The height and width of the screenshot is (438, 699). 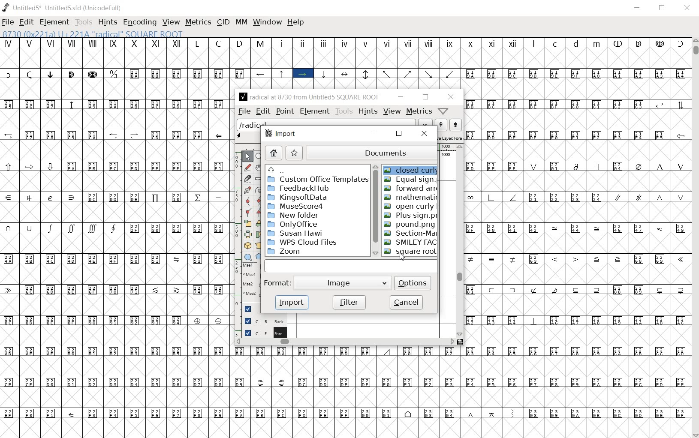 What do you see at coordinates (261, 257) in the screenshot?
I see `polygon or star` at bounding box center [261, 257].